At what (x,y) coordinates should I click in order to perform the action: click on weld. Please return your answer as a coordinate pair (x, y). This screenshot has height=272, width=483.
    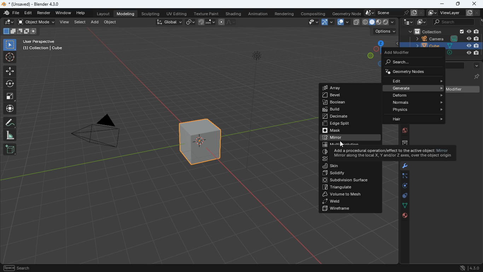
    Looking at the image, I should click on (348, 201).